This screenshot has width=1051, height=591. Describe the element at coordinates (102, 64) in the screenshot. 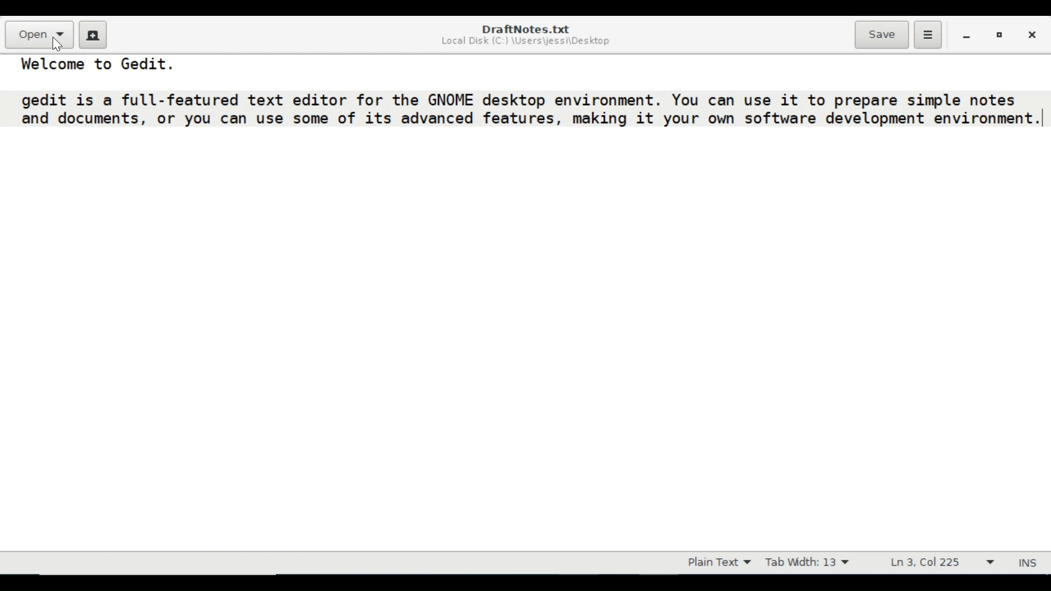

I see `Welcome to Gedit.` at that location.